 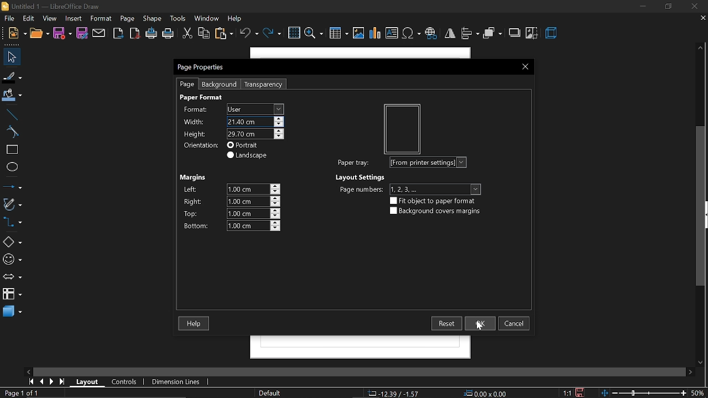 I want to click on fill color, so click(x=12, y=95).